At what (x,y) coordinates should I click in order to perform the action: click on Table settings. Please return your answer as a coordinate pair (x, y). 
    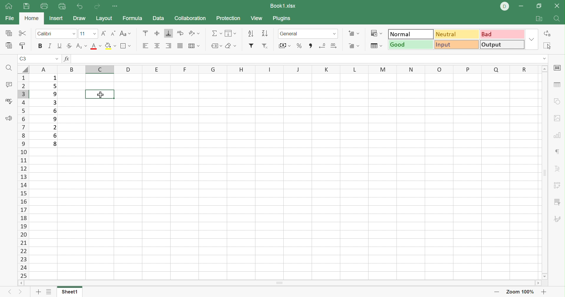
    Looking at the image, I should click on (557, 85).